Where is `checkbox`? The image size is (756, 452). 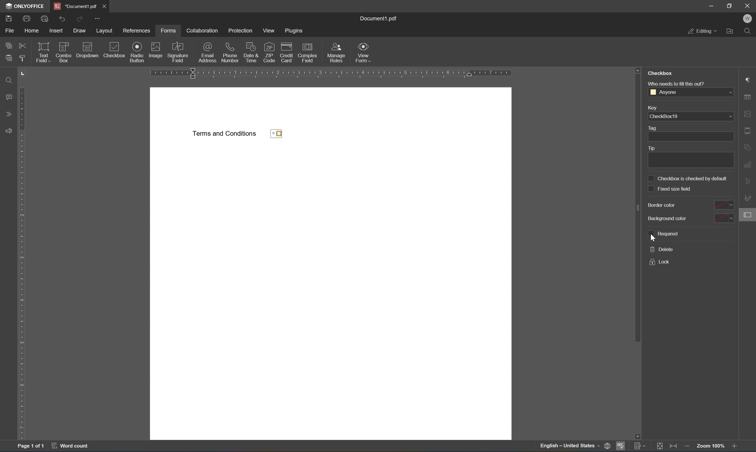 checkbox is located at coordinates (660, 73).